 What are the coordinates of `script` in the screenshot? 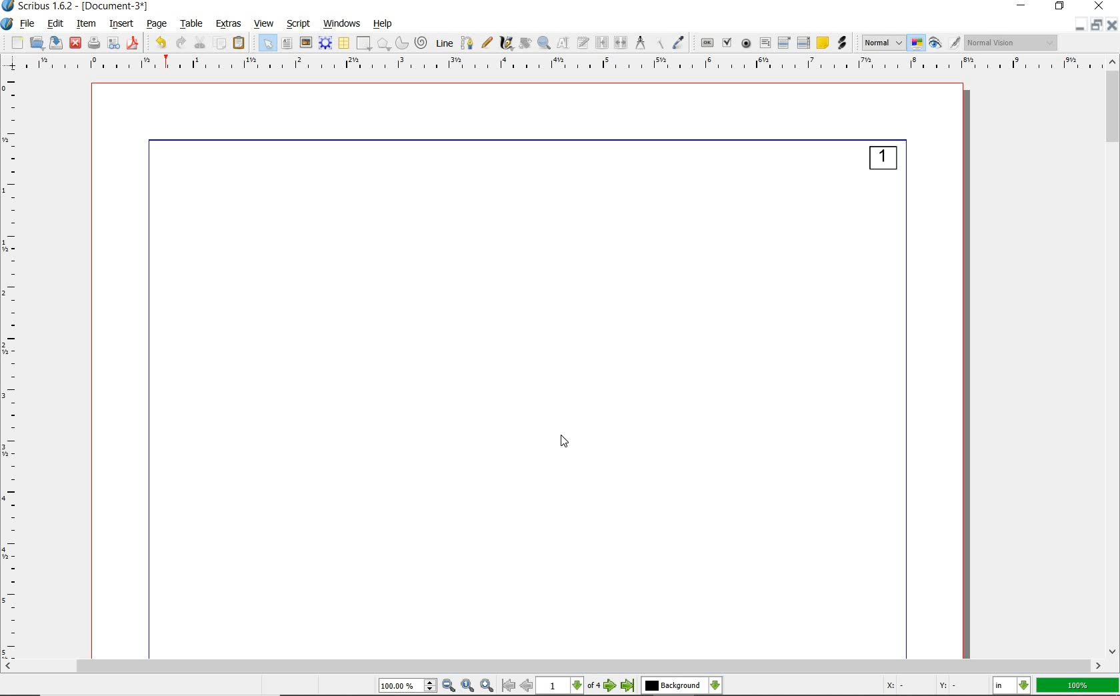 It's located at (299, 25).